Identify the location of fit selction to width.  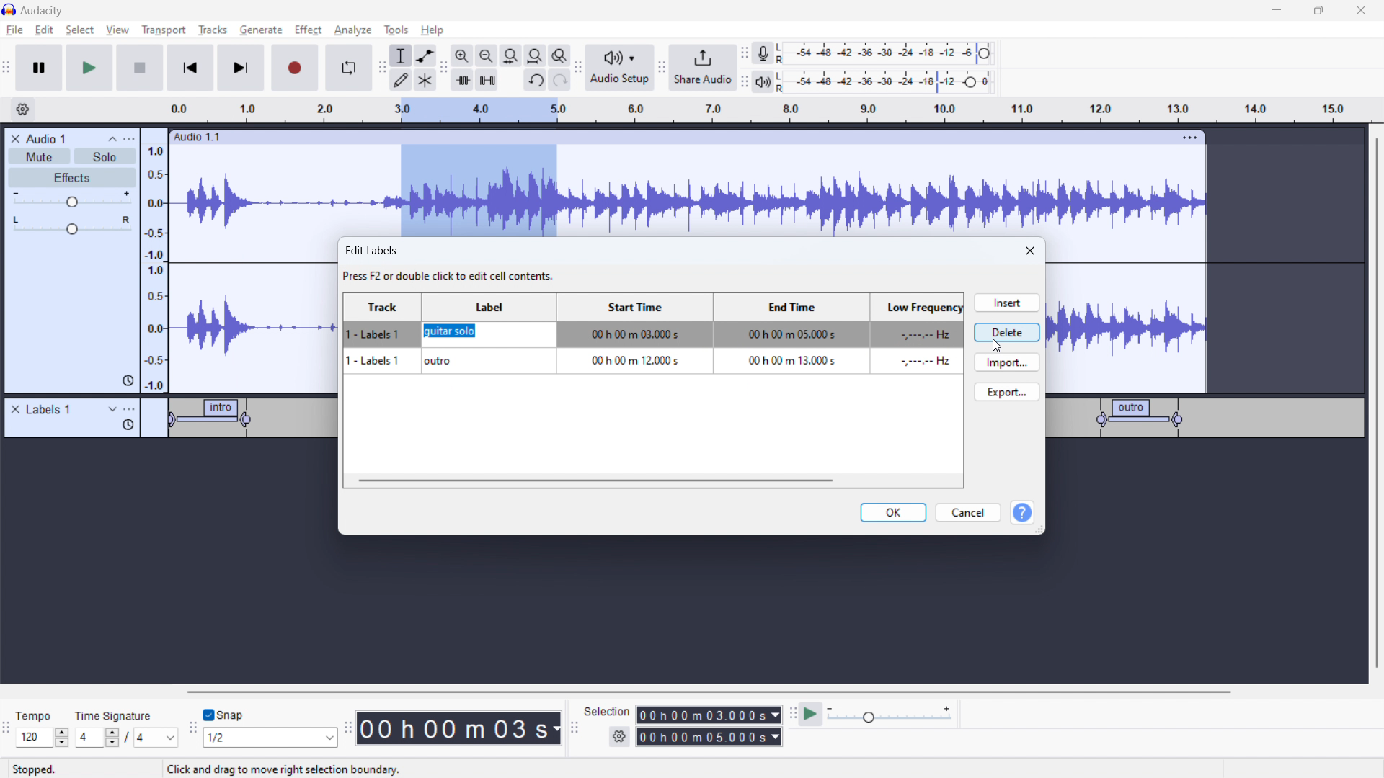
(511, 56).